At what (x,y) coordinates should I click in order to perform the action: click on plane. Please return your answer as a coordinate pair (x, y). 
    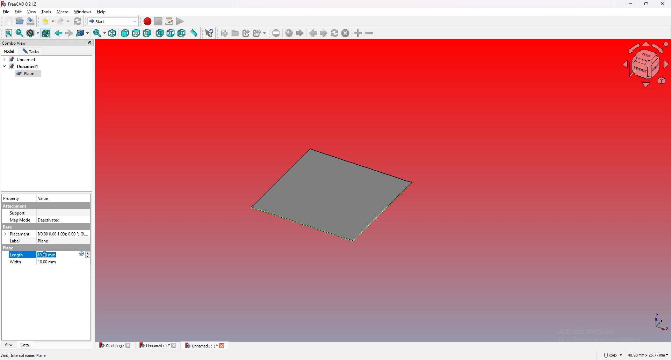
    Looking at the image, I should click on (8, 248).